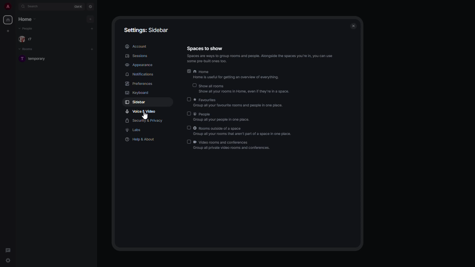 This screenshot has height=267, width=475. What do you see at coordinates (35, 59) in the screenshot?
I see `room` at bounding box center [35, 59].